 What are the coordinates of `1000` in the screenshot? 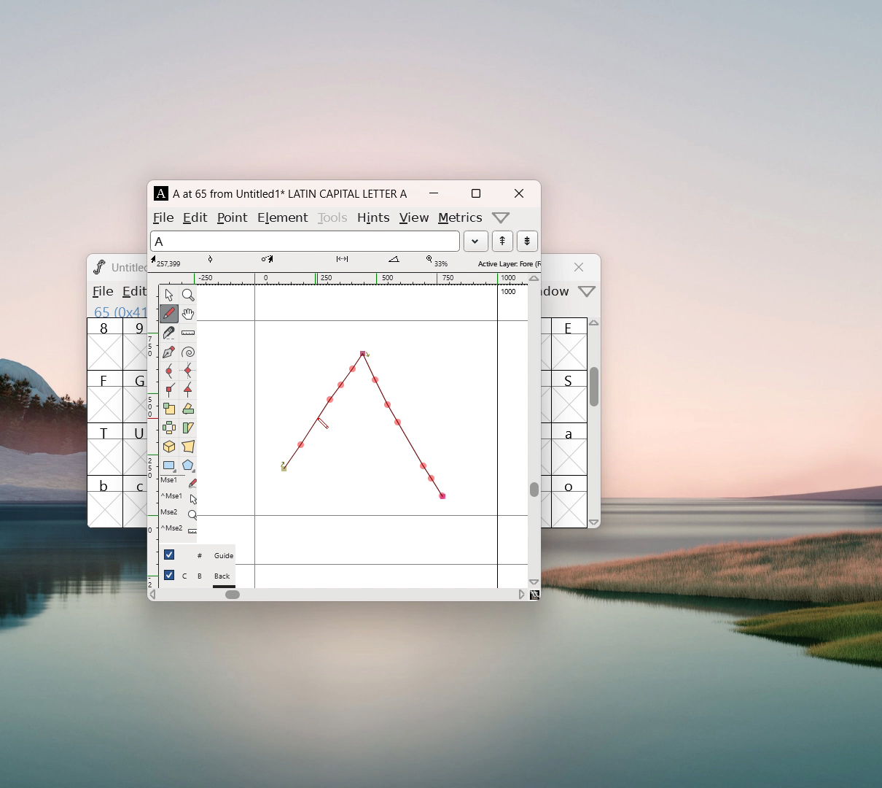 It's located at (510, 292).